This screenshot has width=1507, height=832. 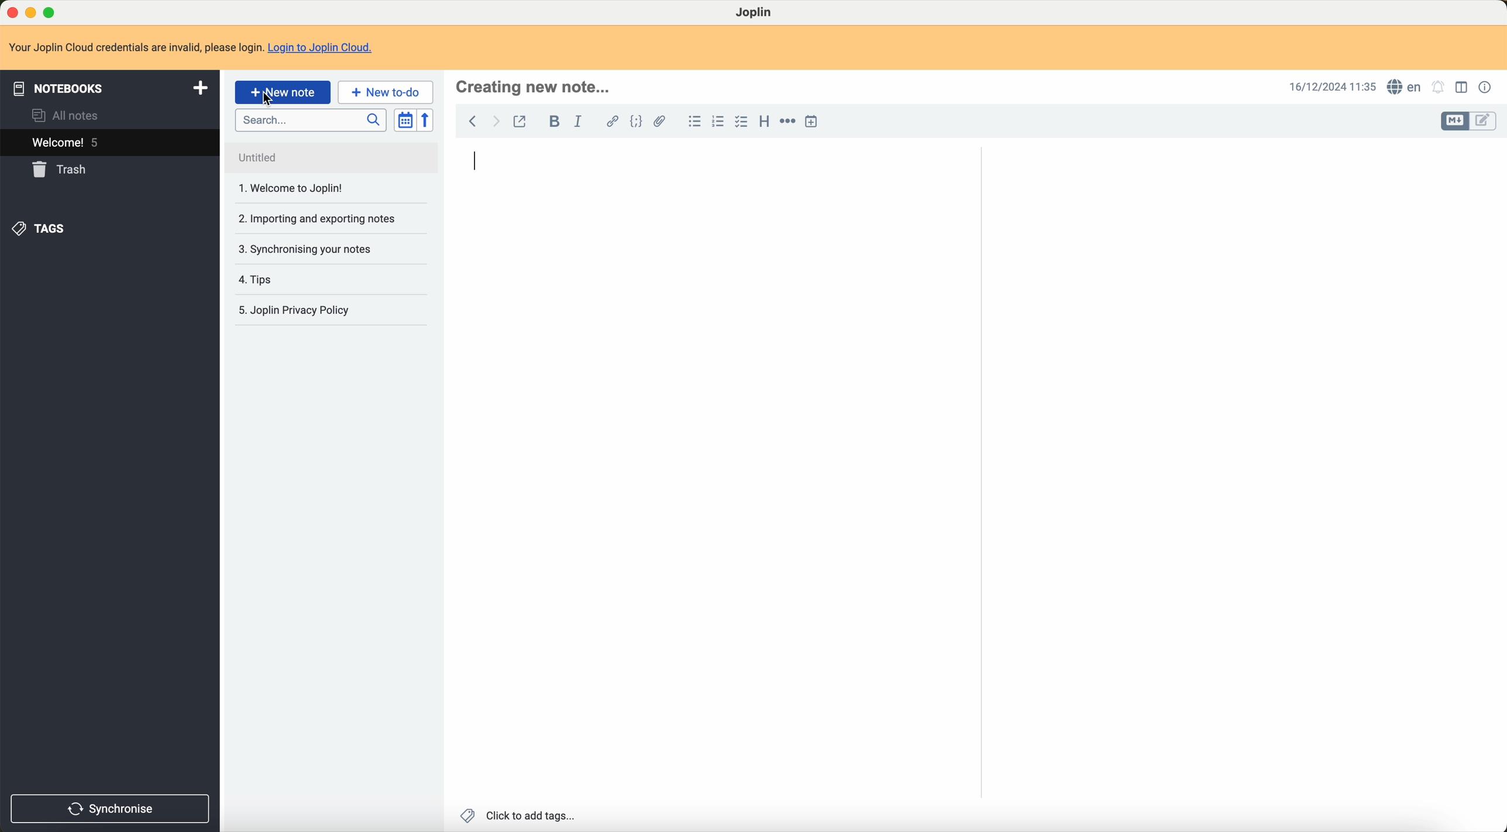 What do you see at coordinates (787, 121) in the screenshot?
I see `horizontal rule` at bounding box center [787, 121].